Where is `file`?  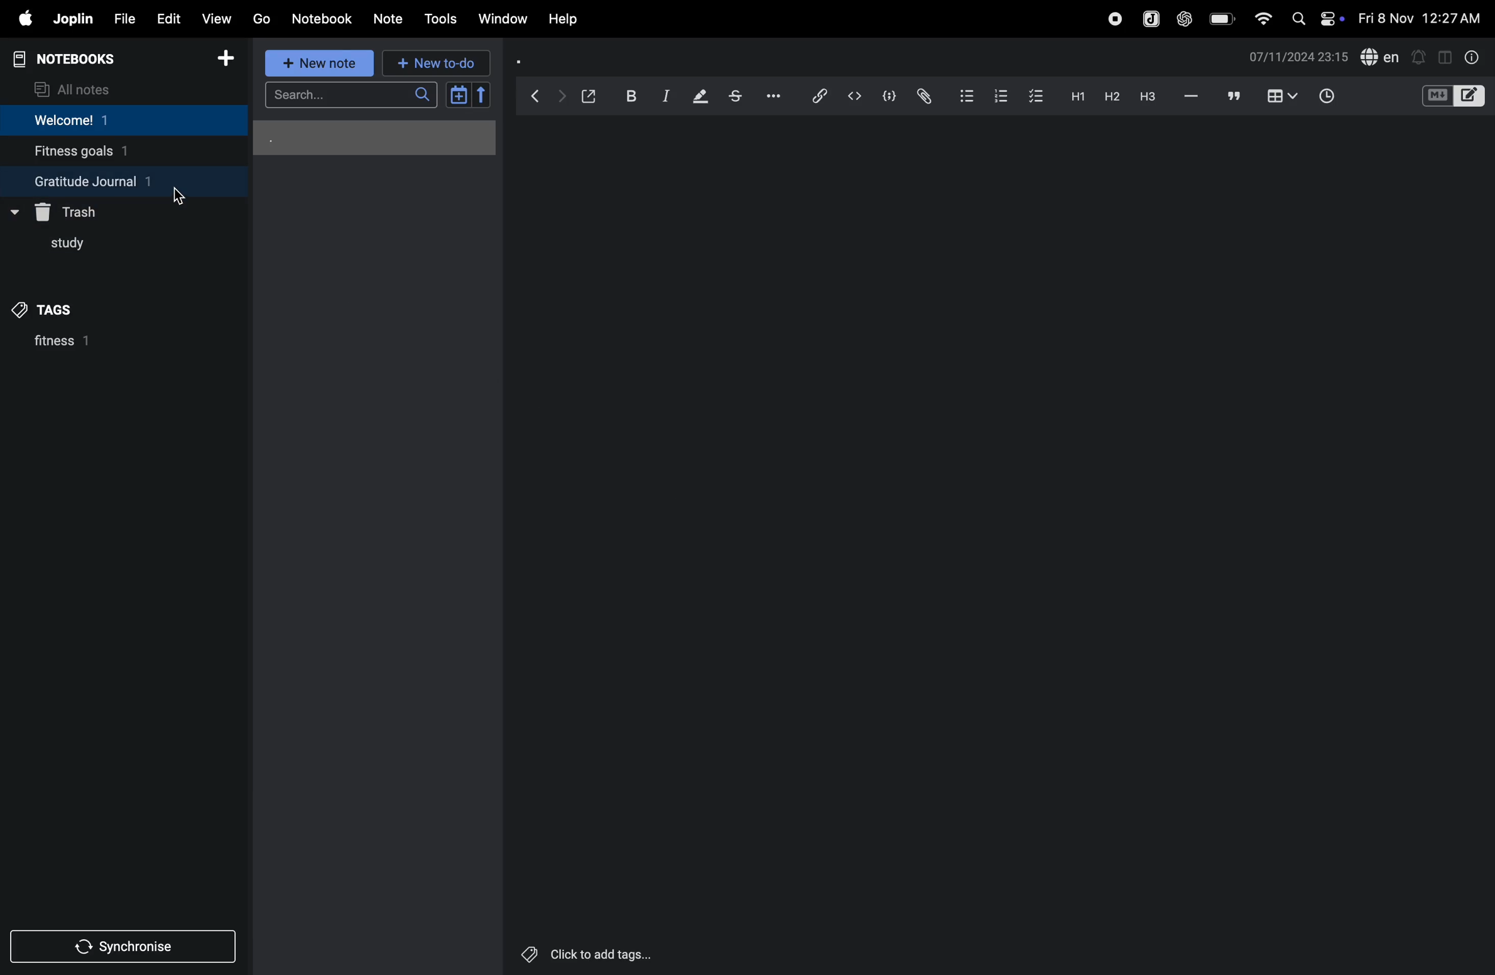
file is located at coordinates (124, 19).